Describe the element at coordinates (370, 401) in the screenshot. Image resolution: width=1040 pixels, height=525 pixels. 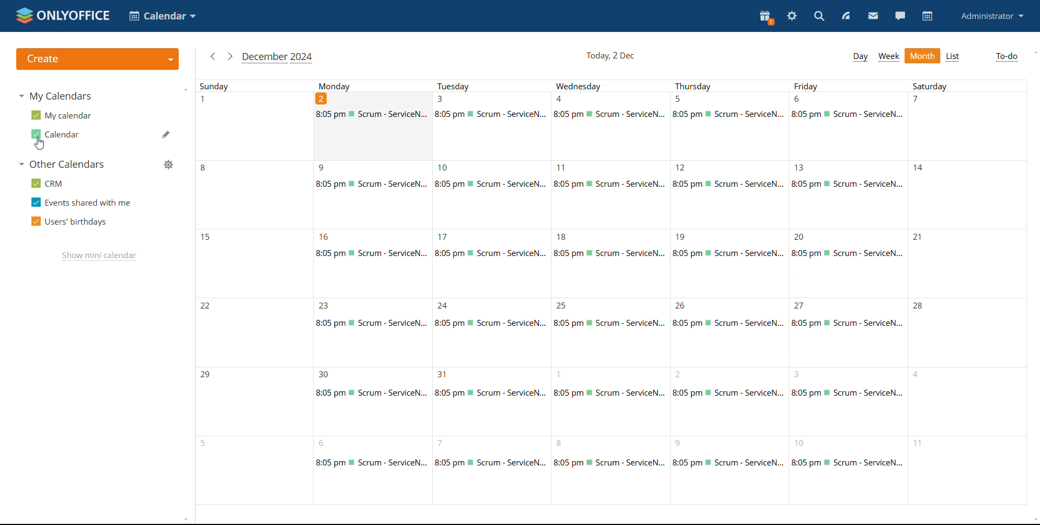
I see `30` at that location.